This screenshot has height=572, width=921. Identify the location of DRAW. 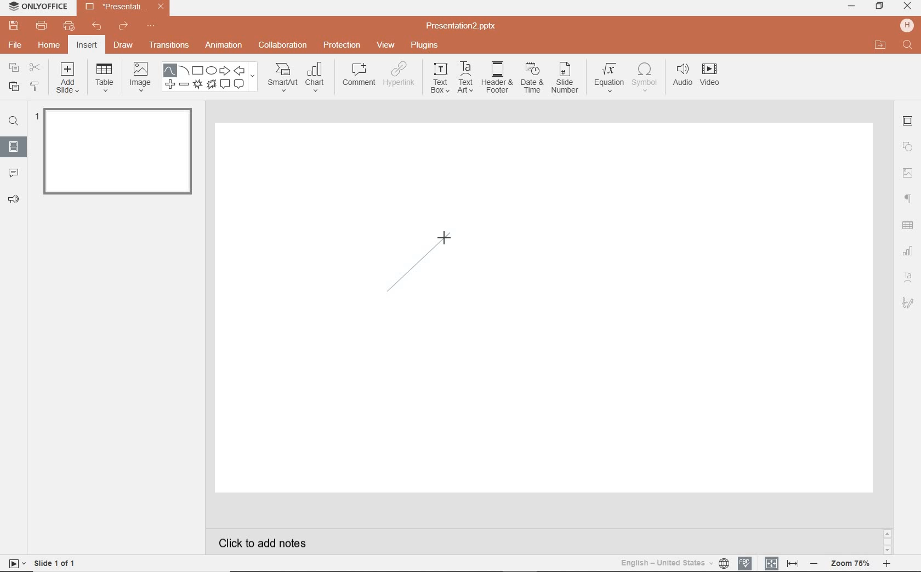
(124, 46).